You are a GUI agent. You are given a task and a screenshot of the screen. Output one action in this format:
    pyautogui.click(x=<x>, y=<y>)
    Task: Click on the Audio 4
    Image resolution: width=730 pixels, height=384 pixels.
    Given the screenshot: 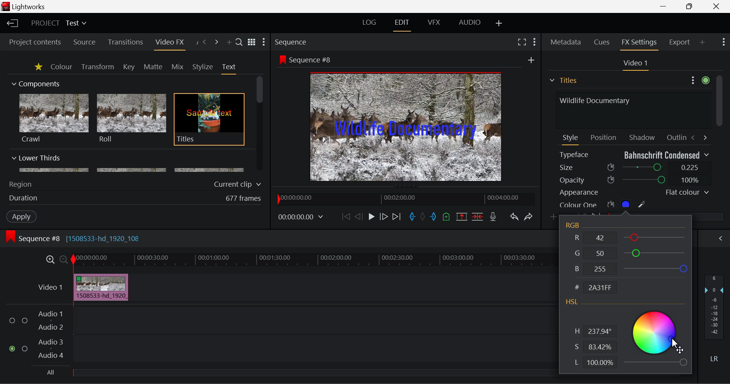 What is the action you would take?
    pyautogui.click(x=51, y=355)
    